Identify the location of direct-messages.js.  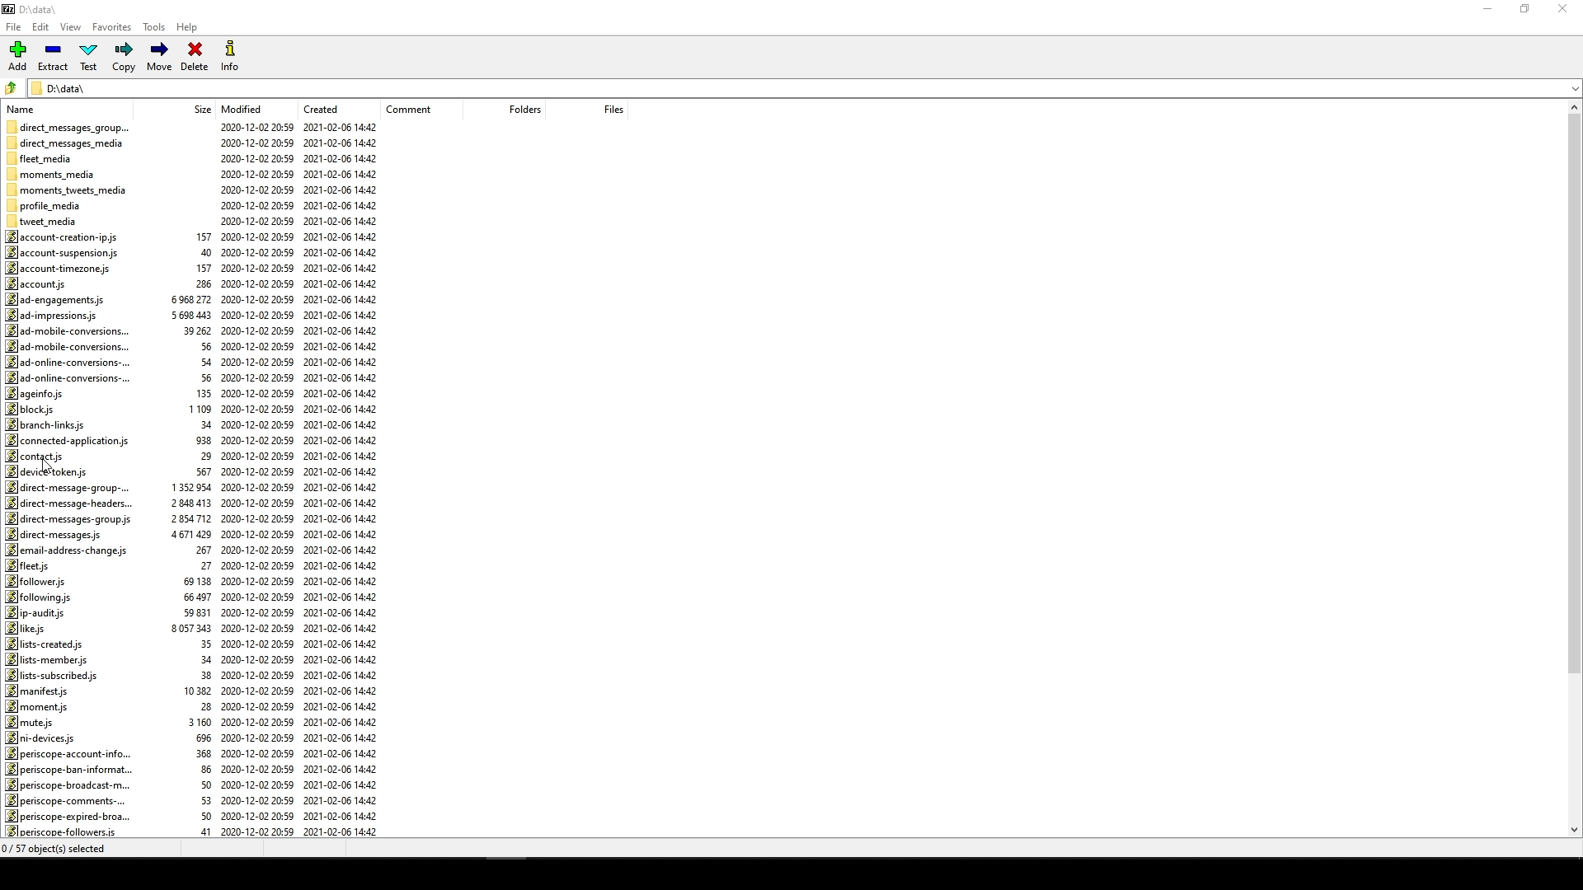
(57, 535).